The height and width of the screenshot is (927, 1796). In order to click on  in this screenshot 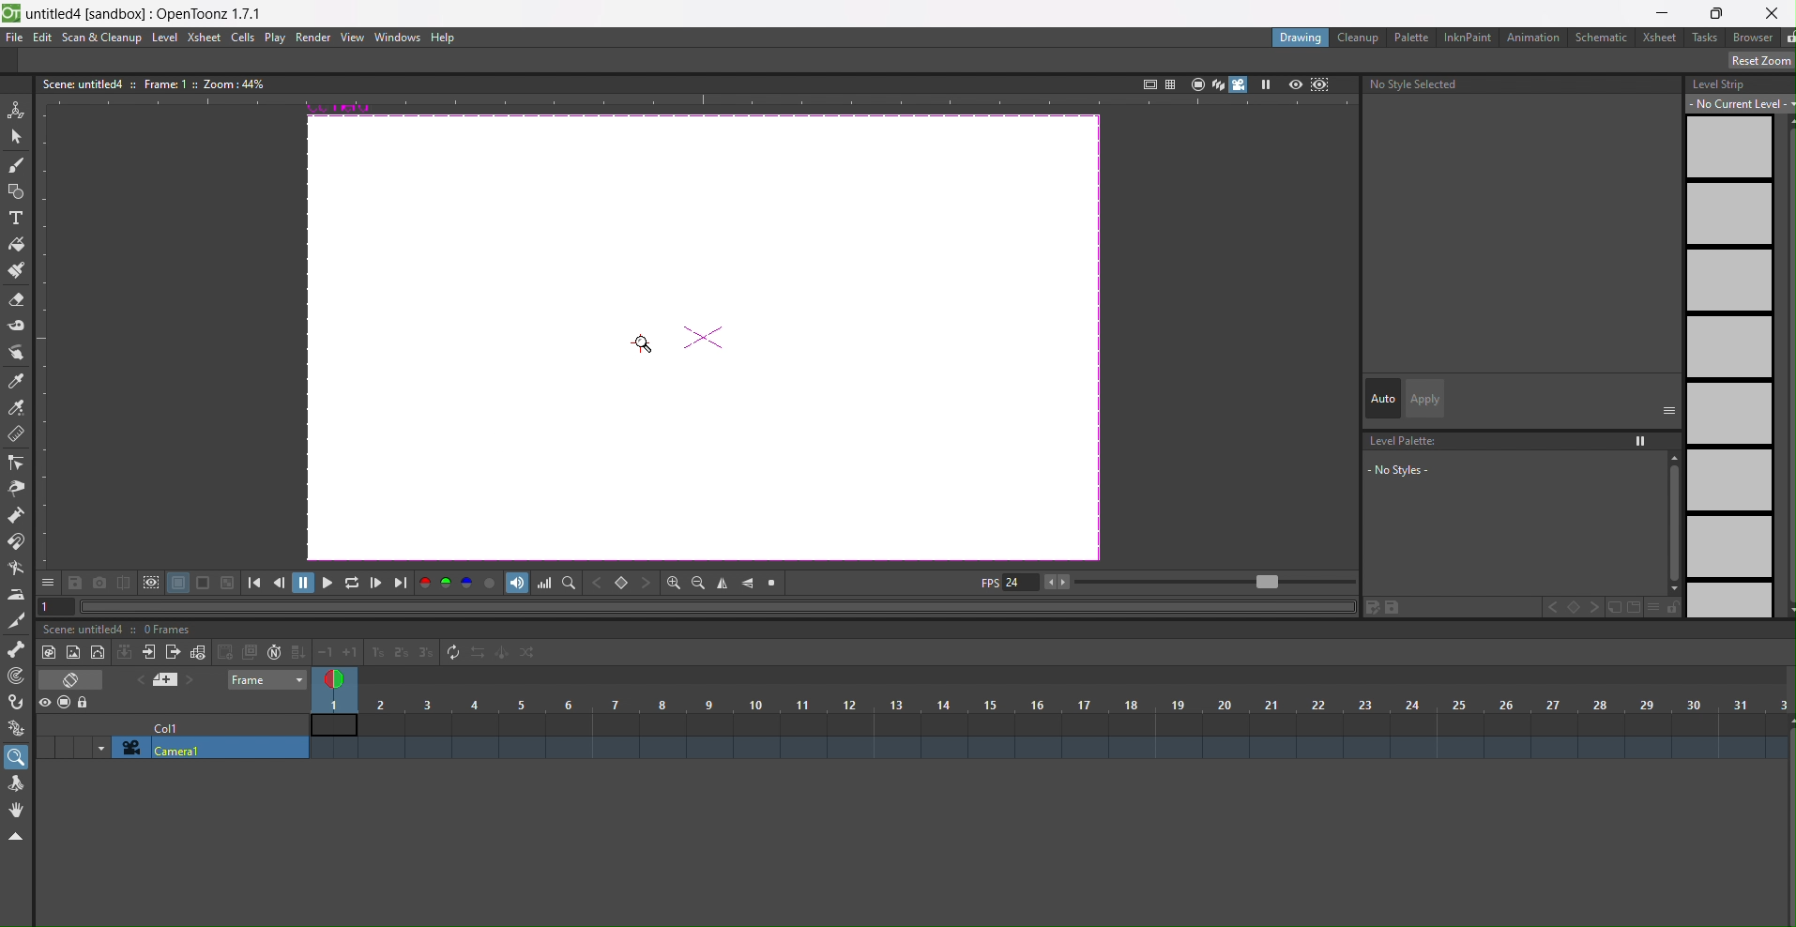, I will do `click(776, 584)`.